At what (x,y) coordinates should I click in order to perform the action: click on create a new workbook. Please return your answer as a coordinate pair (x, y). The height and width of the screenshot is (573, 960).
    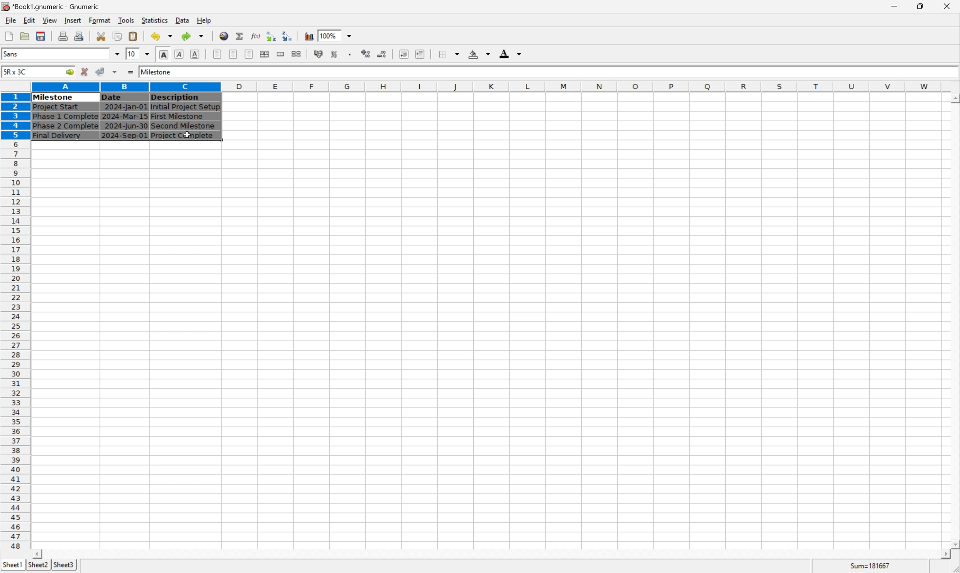
    Looking at the image, I should click on (8, 37).